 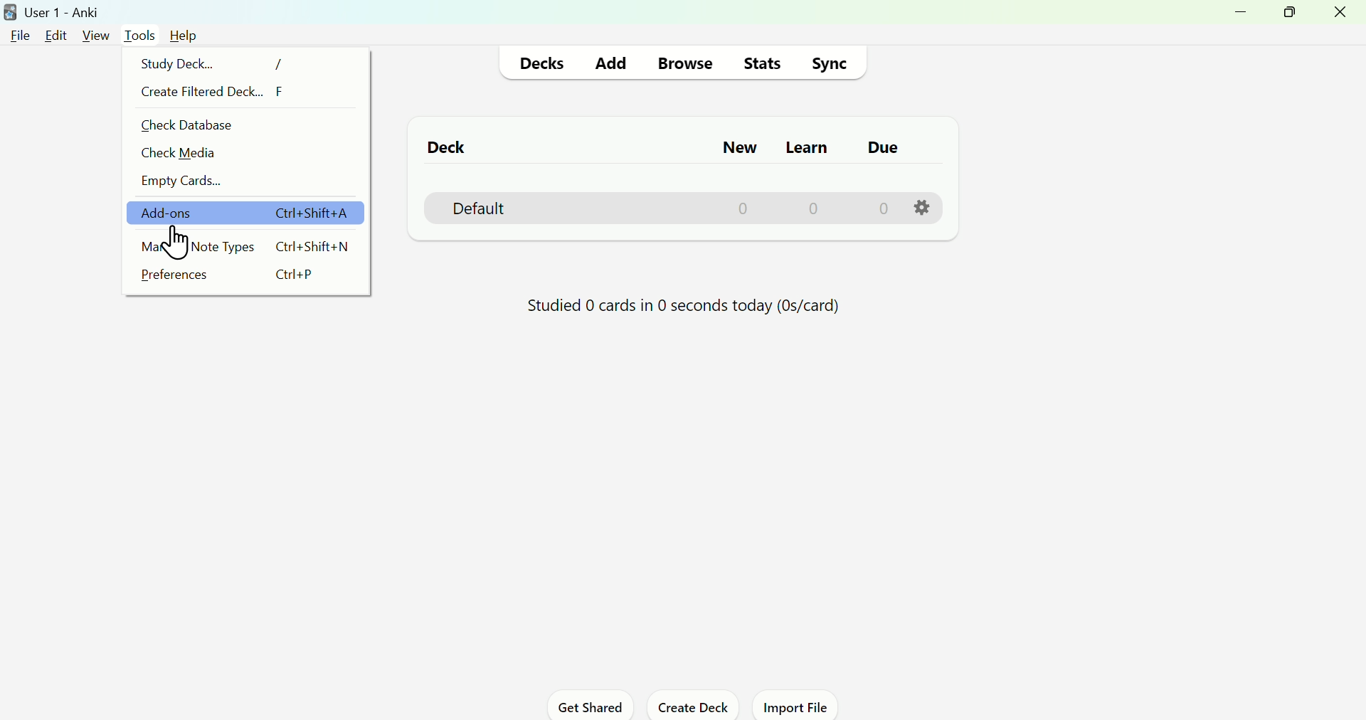 I want to click on Empty cards..., so click(x=181, y=183).